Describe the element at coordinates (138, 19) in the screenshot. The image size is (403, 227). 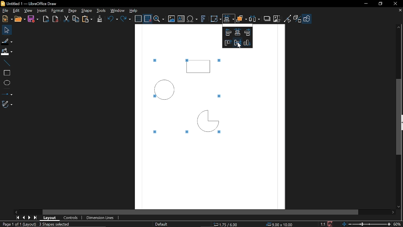
I see `Display grid` at that location.